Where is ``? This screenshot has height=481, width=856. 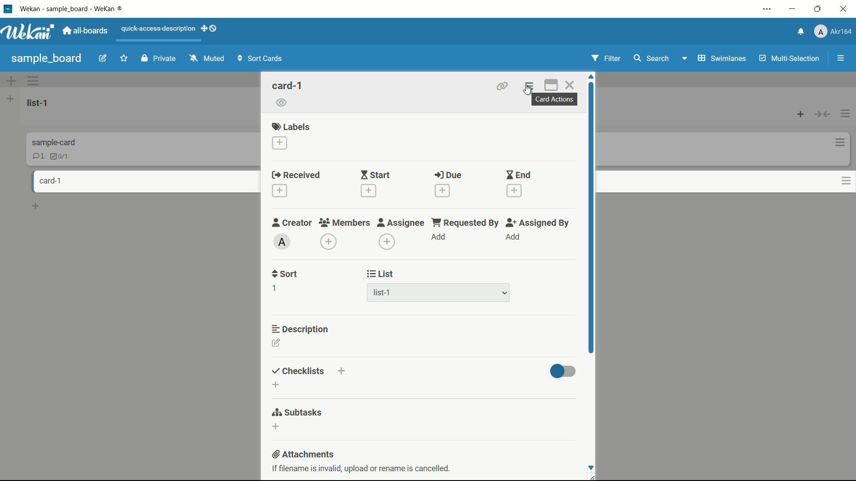  is located at coordinates (56, 142).